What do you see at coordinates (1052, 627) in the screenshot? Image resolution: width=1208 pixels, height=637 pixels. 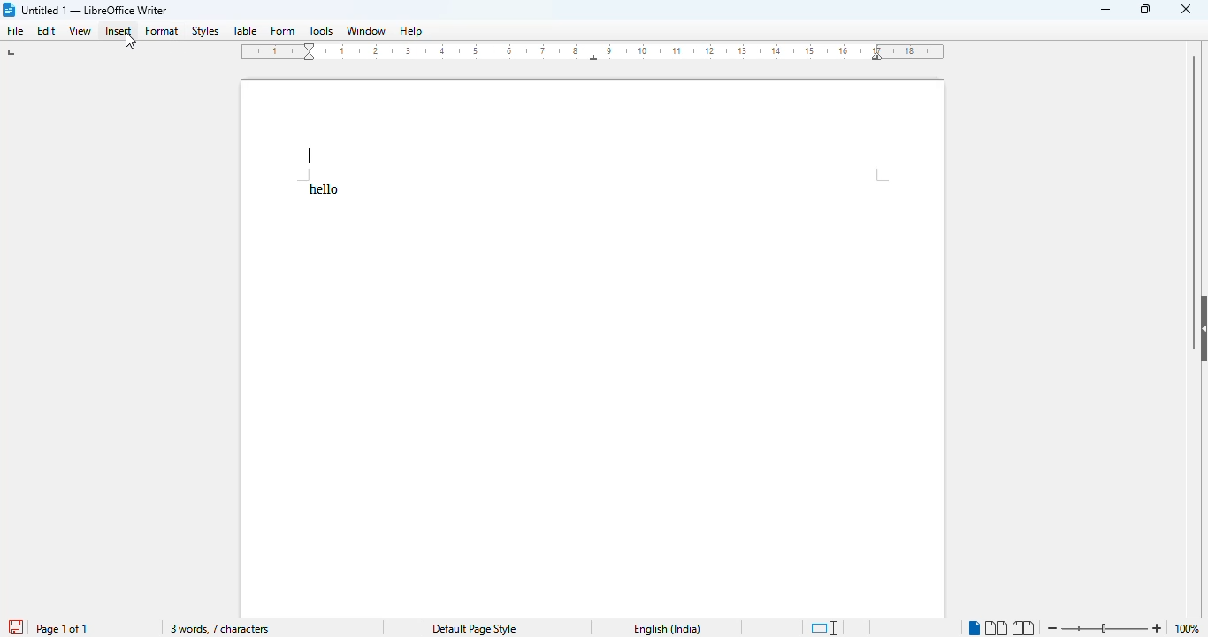 I see `zoom out` at bounding box center [1052, 627].